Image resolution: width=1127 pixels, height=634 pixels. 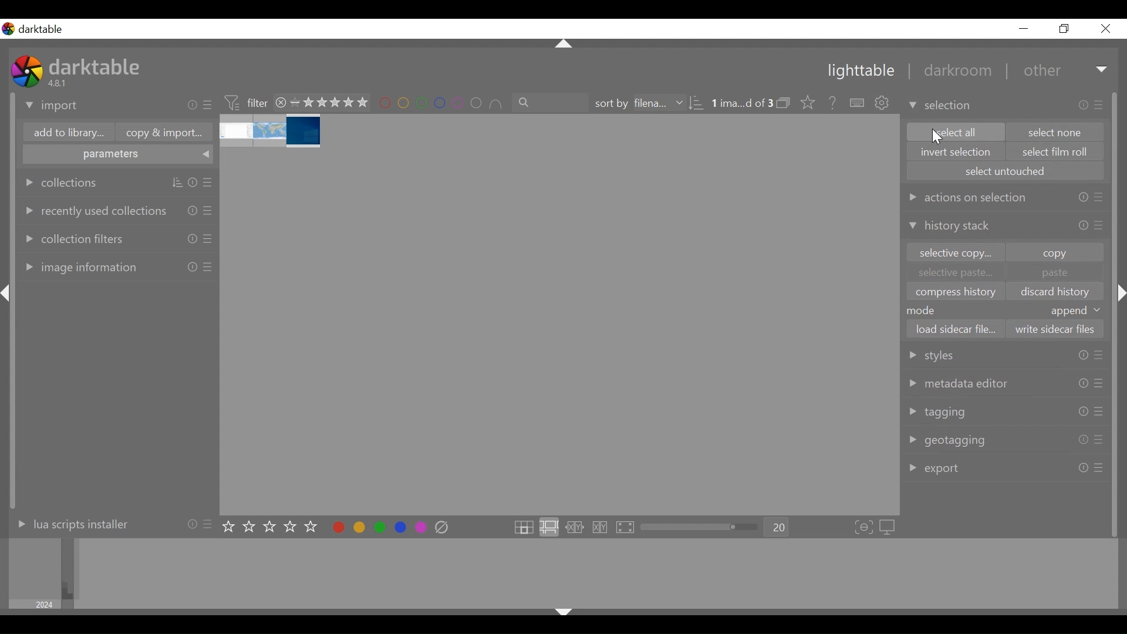 I want to click on presets, so click(x=1101, y=104).